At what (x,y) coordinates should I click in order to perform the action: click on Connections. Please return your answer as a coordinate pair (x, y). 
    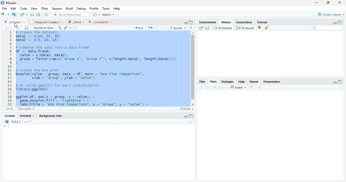
    Looking at the image, I should click on (244, 22).